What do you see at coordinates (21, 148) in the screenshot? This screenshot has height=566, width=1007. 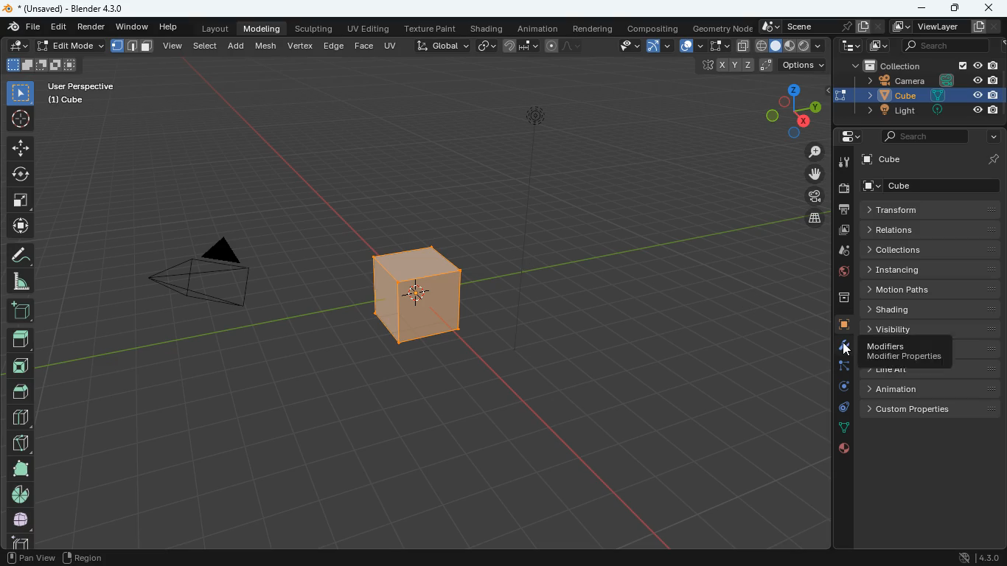 I see `move` at bounding box center [21, 148].